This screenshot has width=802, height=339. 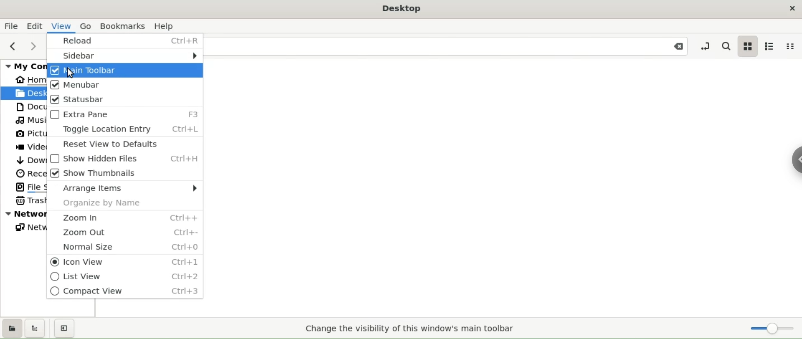 I want to click on main toolbar, so click(x=124, y=71).